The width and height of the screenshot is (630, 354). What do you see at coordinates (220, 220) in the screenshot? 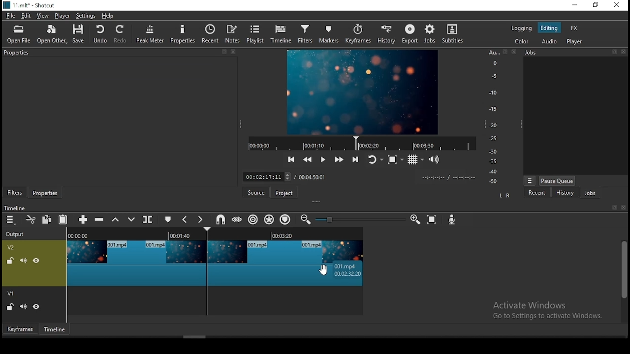
I see `snap` at bounding box center [220, 220].